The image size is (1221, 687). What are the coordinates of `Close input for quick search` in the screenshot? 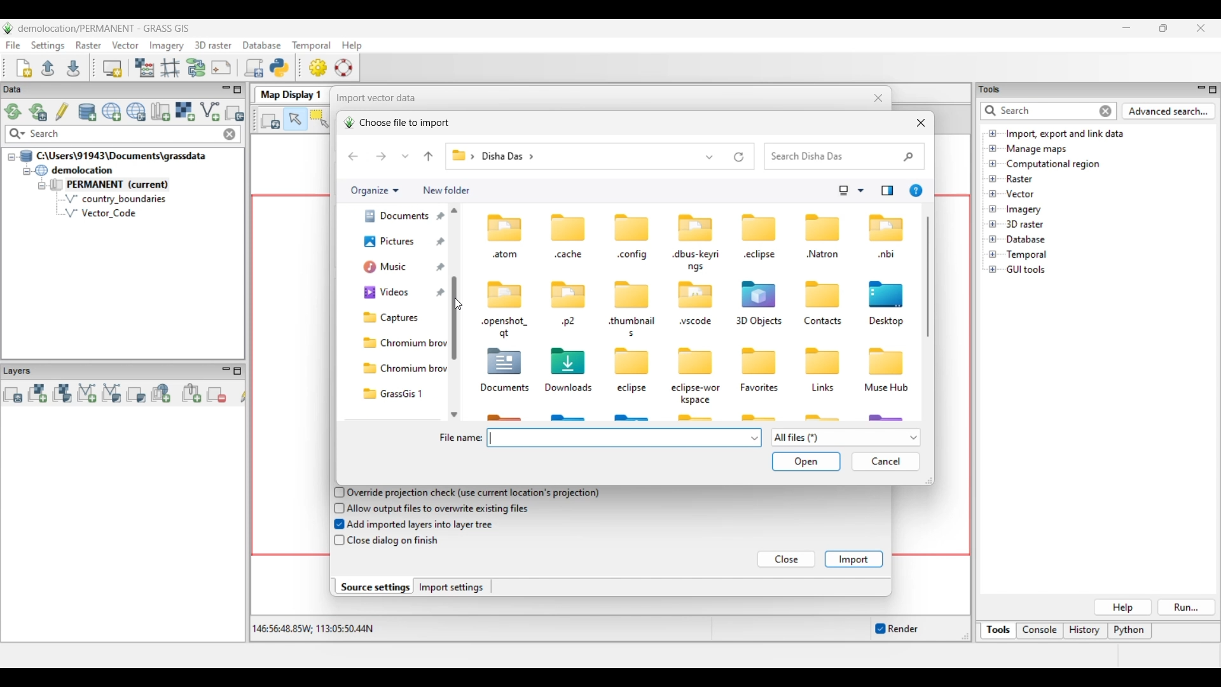 It's located at (1107, 111).